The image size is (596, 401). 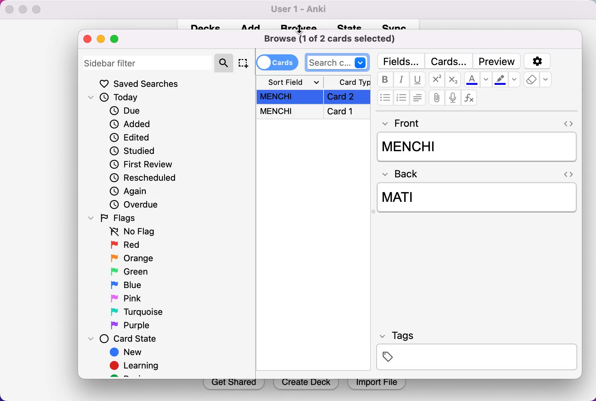 I want to click on attach pictures/audio/video, so click(x=436, y=98).